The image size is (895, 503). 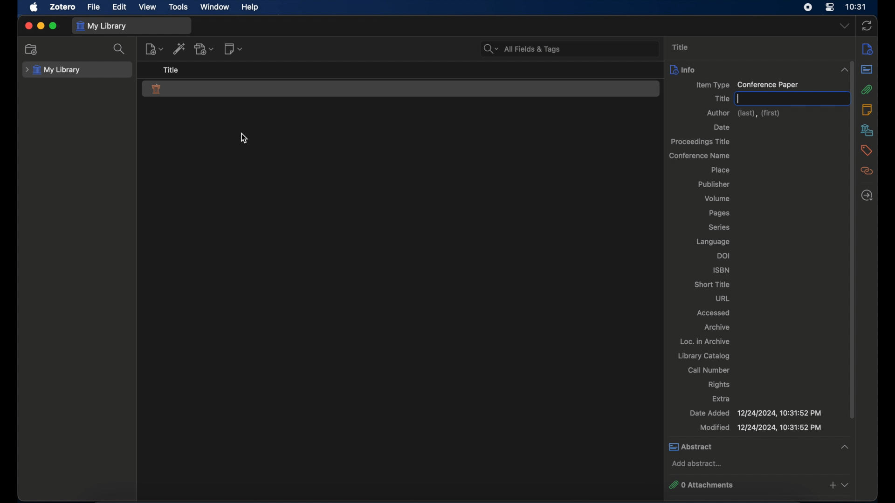 I want to click on close, so click(x=28, y=27).